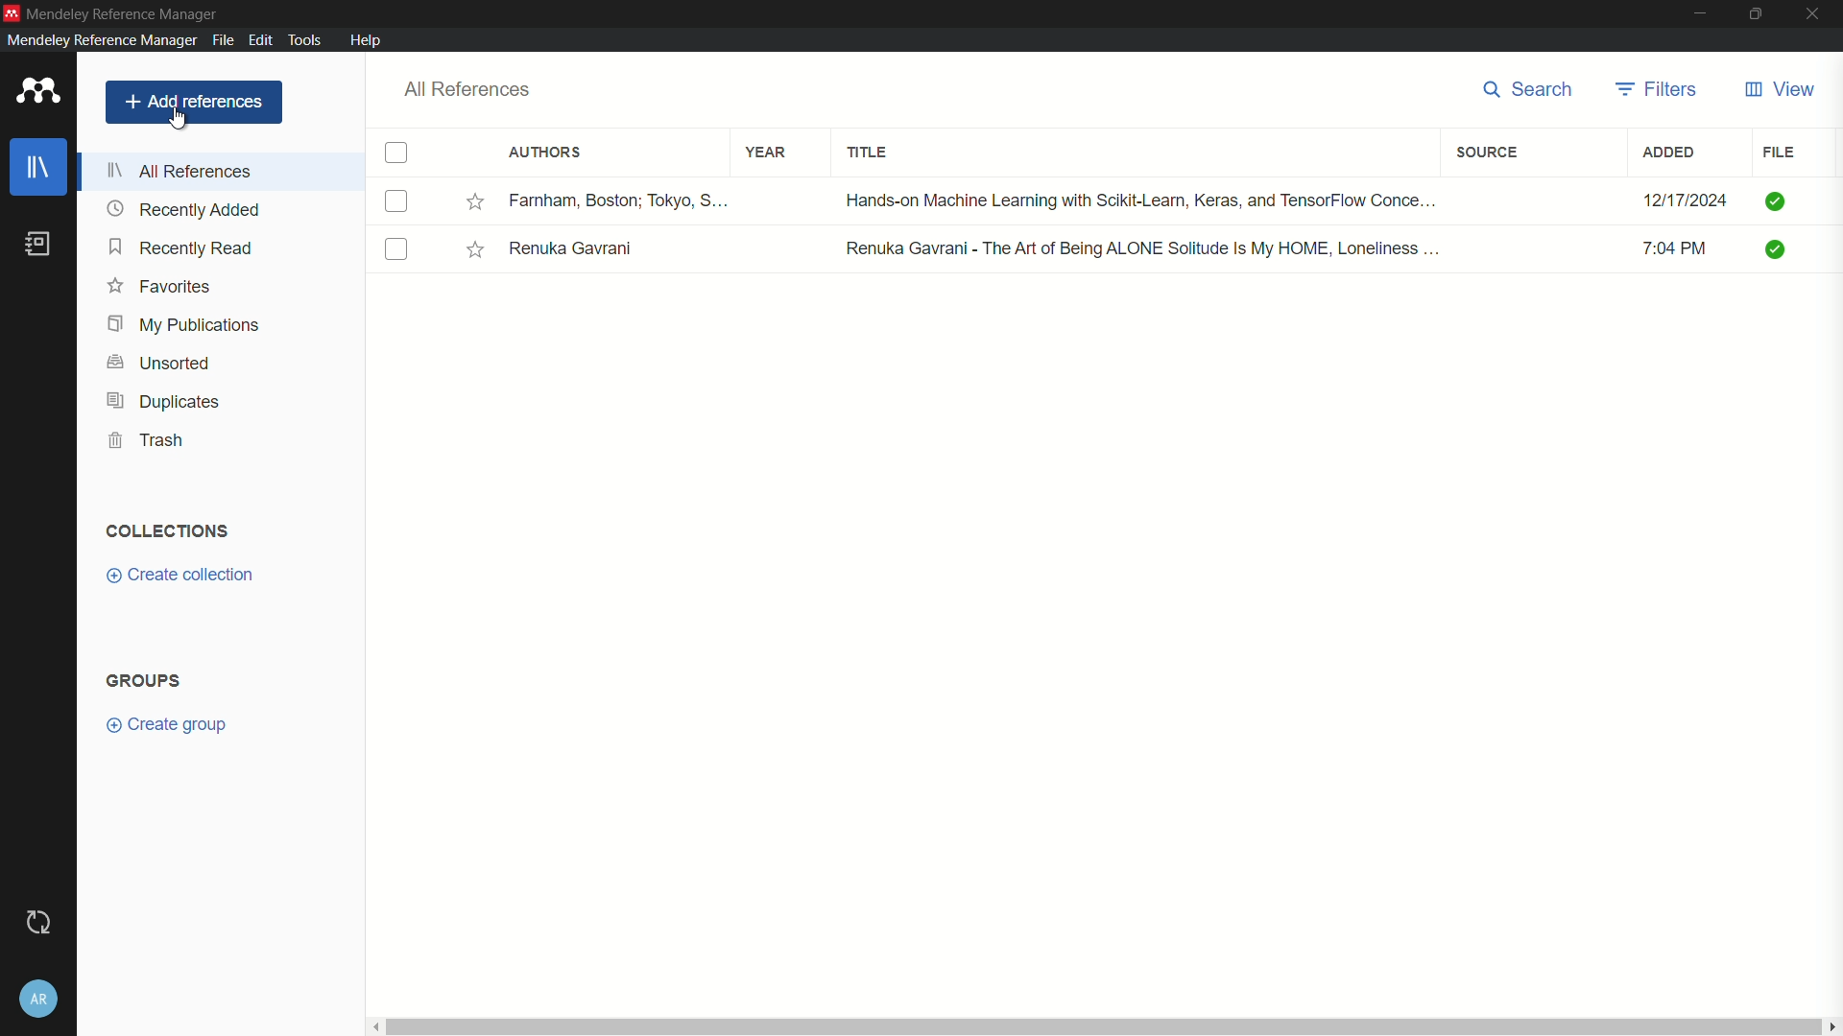  Describe the element at coordinates (170, 530) in the screenshot. I see `collections` at that location.